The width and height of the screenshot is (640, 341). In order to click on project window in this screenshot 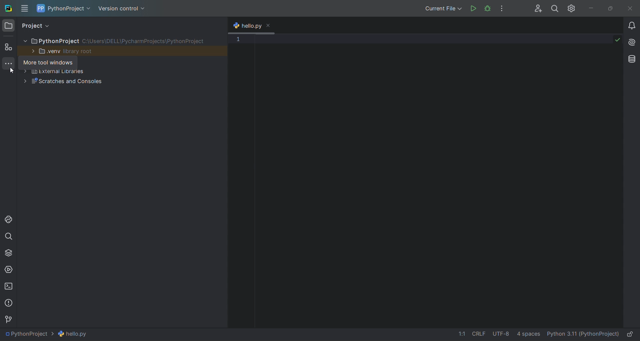, I will do `click(9, 26)`.